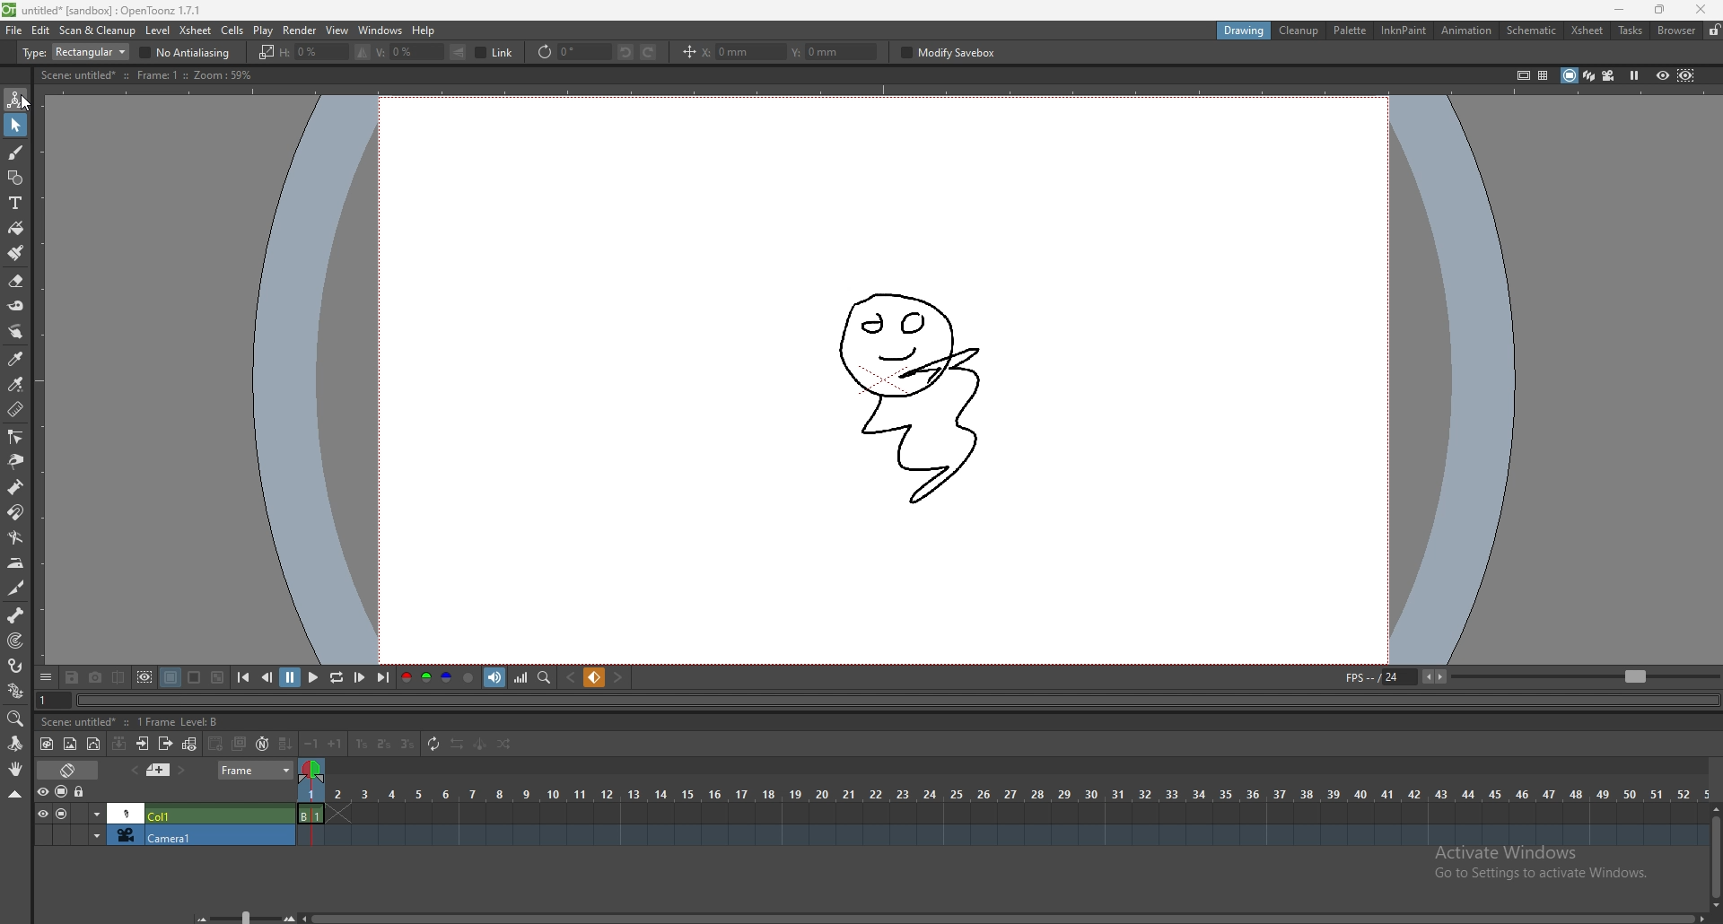  What do you see at coordinates (16, 153) in the screenshot?
I see `brush` at bounding box center [16, 153].